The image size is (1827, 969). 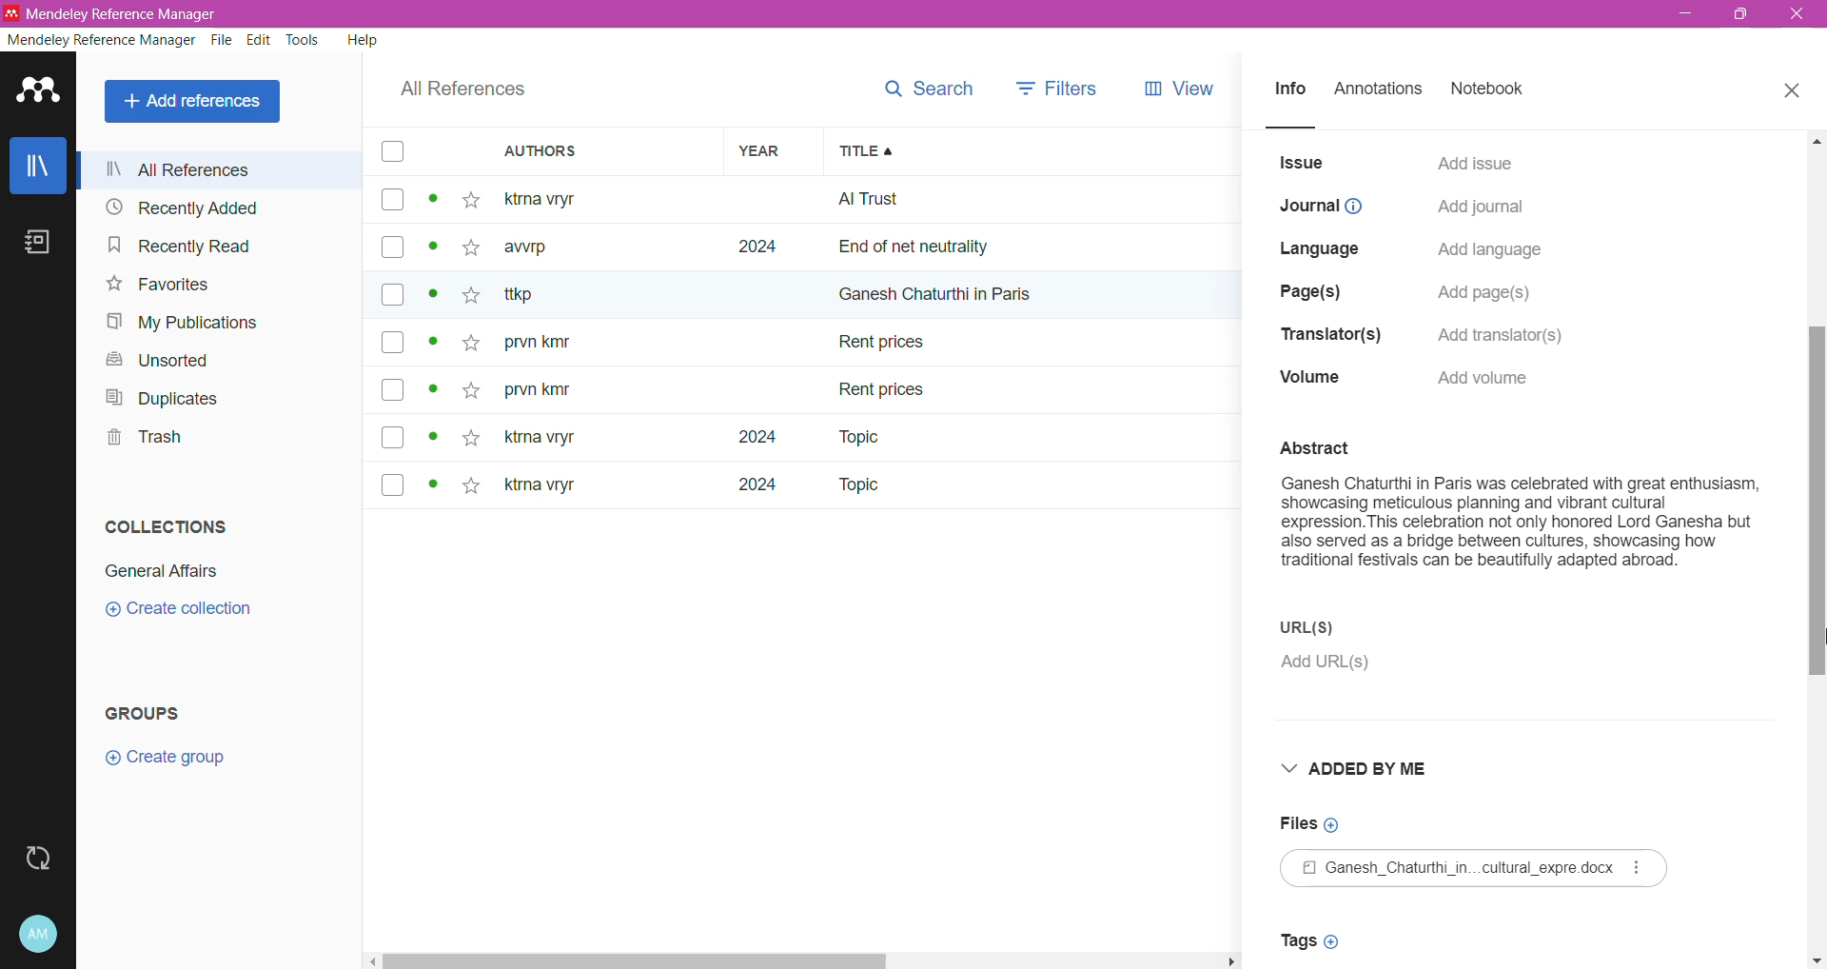 What do you see at coordinates (1491, 251) in the screenshot?
I see `Click to Add Language` at bounding box center [1491, 251].